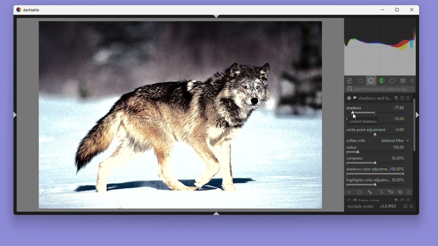 The width and height of the screenshot is (438, 246). What do you see at coordinates (401, 193) in the screenshot?
I see `raster mask` at bounding box center [401, 193].